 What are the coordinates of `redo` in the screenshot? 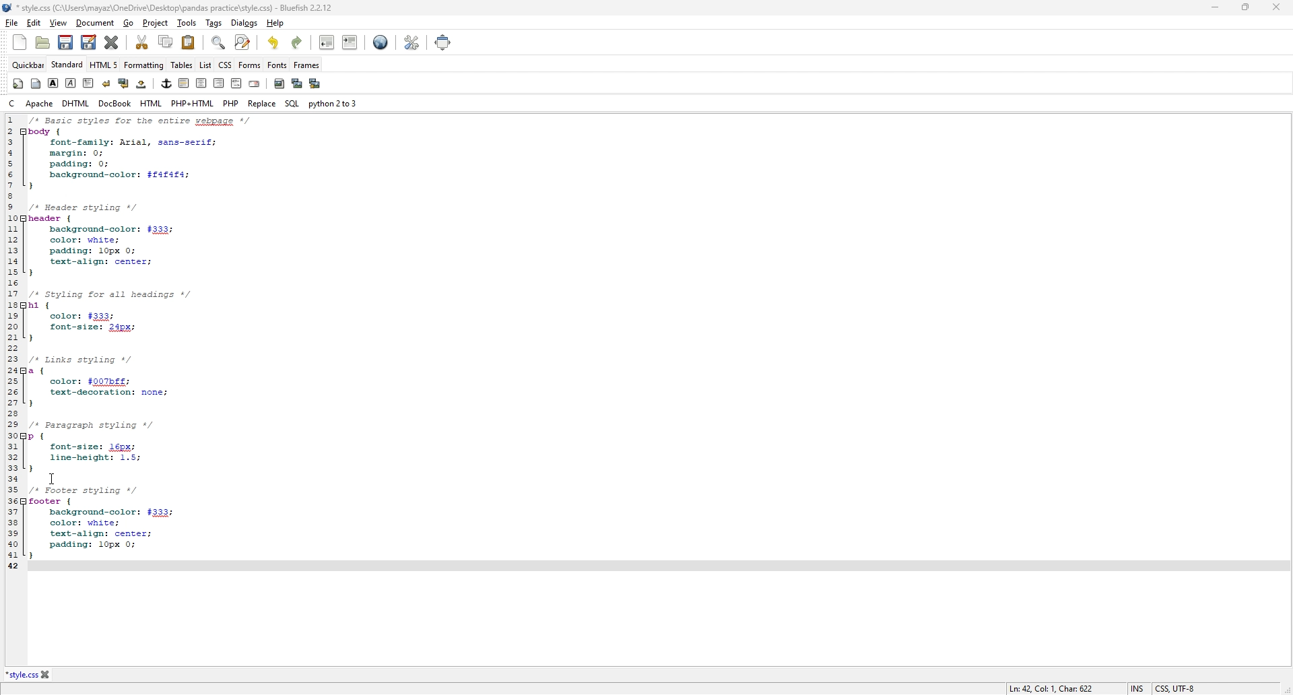 It's located at (298, 42).